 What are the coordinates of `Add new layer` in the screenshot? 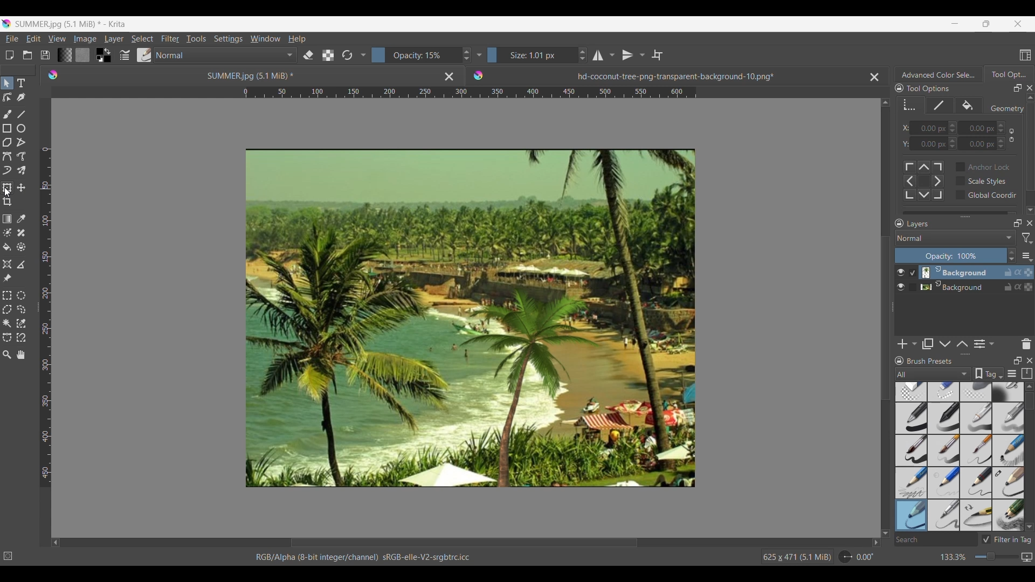 It's located at (903, 344).